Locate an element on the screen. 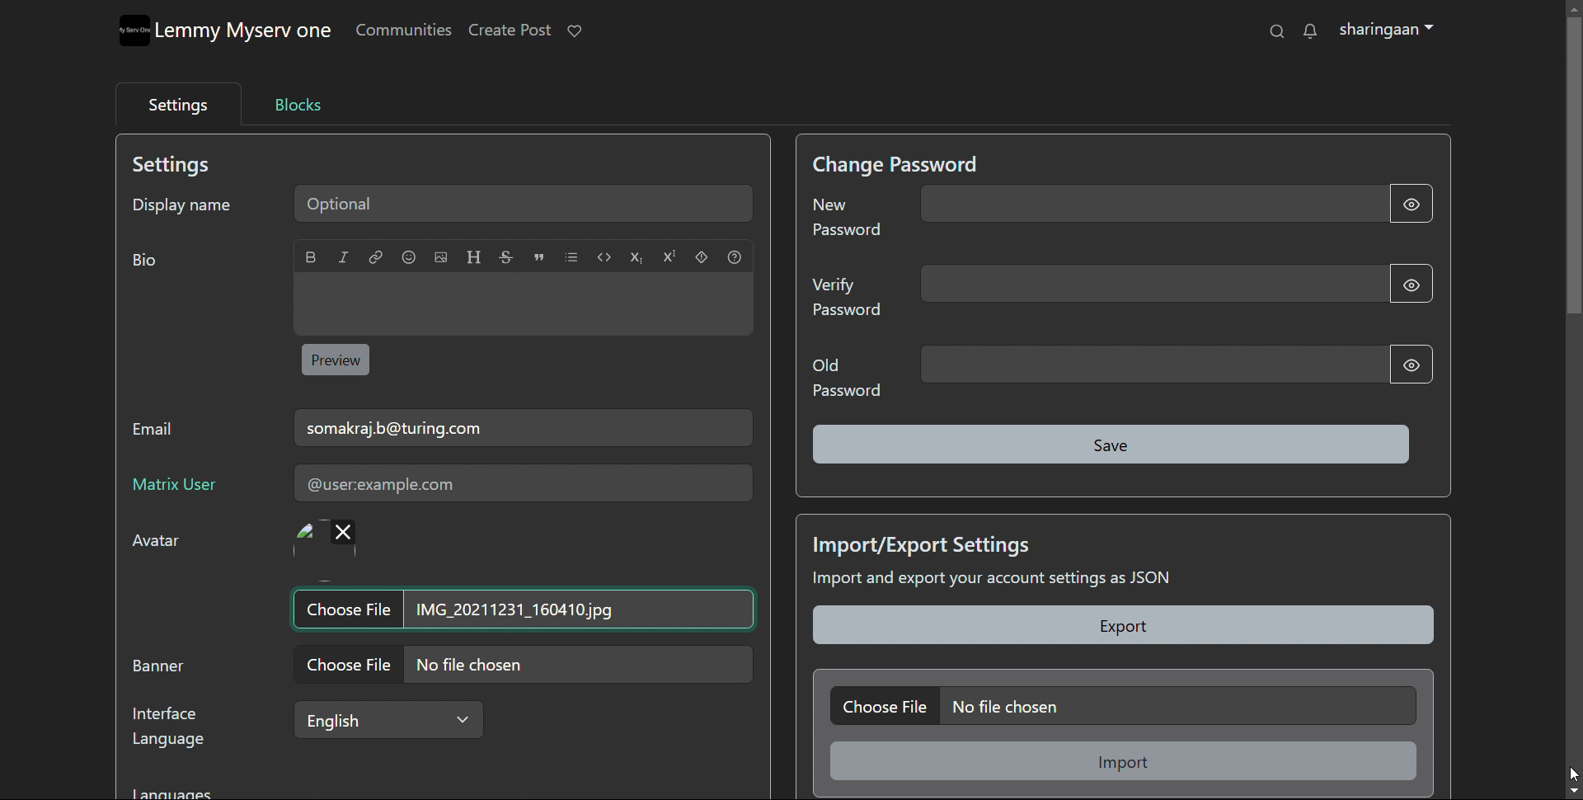 This screenshot has width=1583, height=800. Interface Language is located at coordinates (176, 734).